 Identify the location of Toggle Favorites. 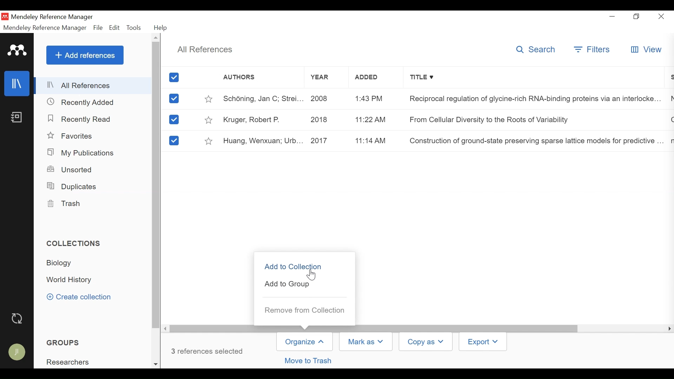
(209, 98).